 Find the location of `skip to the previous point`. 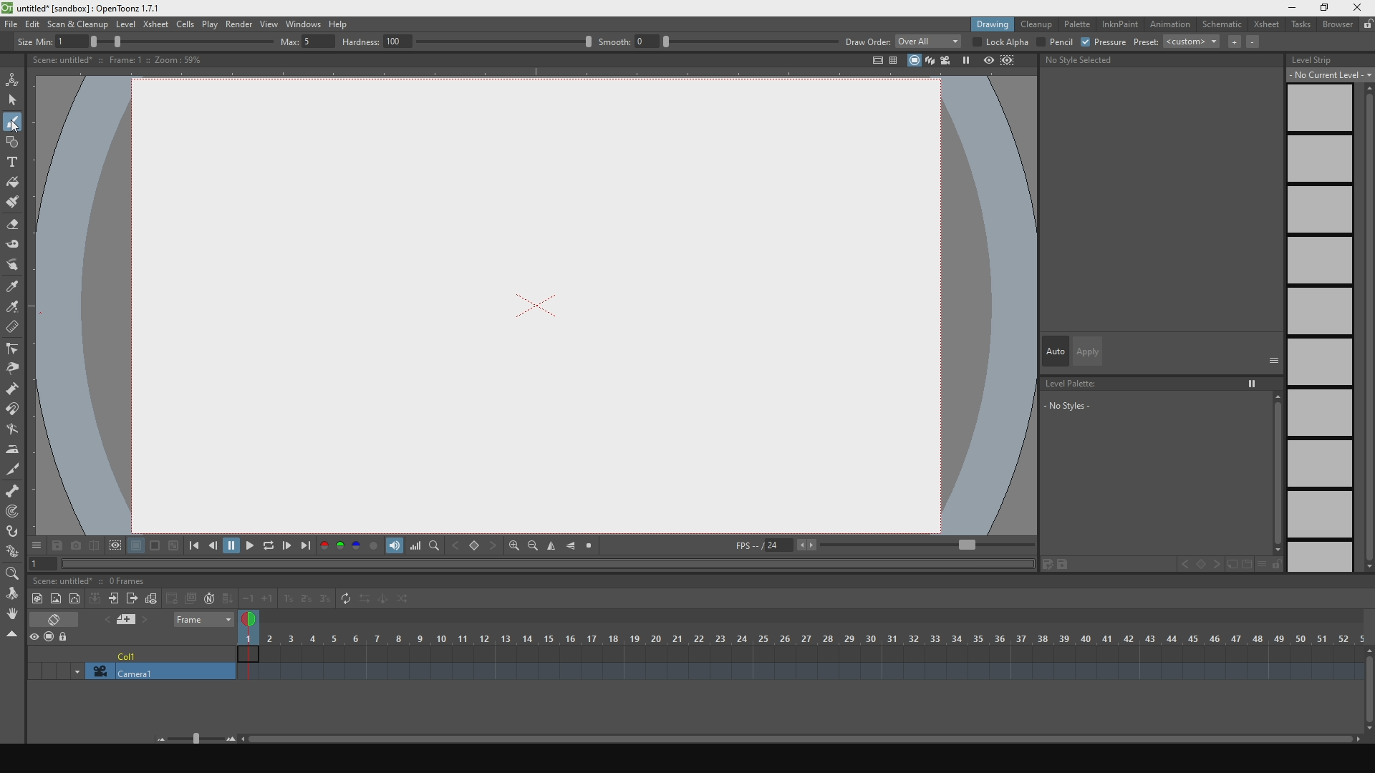

skip to the previous point is located at coordinates (192, 547).